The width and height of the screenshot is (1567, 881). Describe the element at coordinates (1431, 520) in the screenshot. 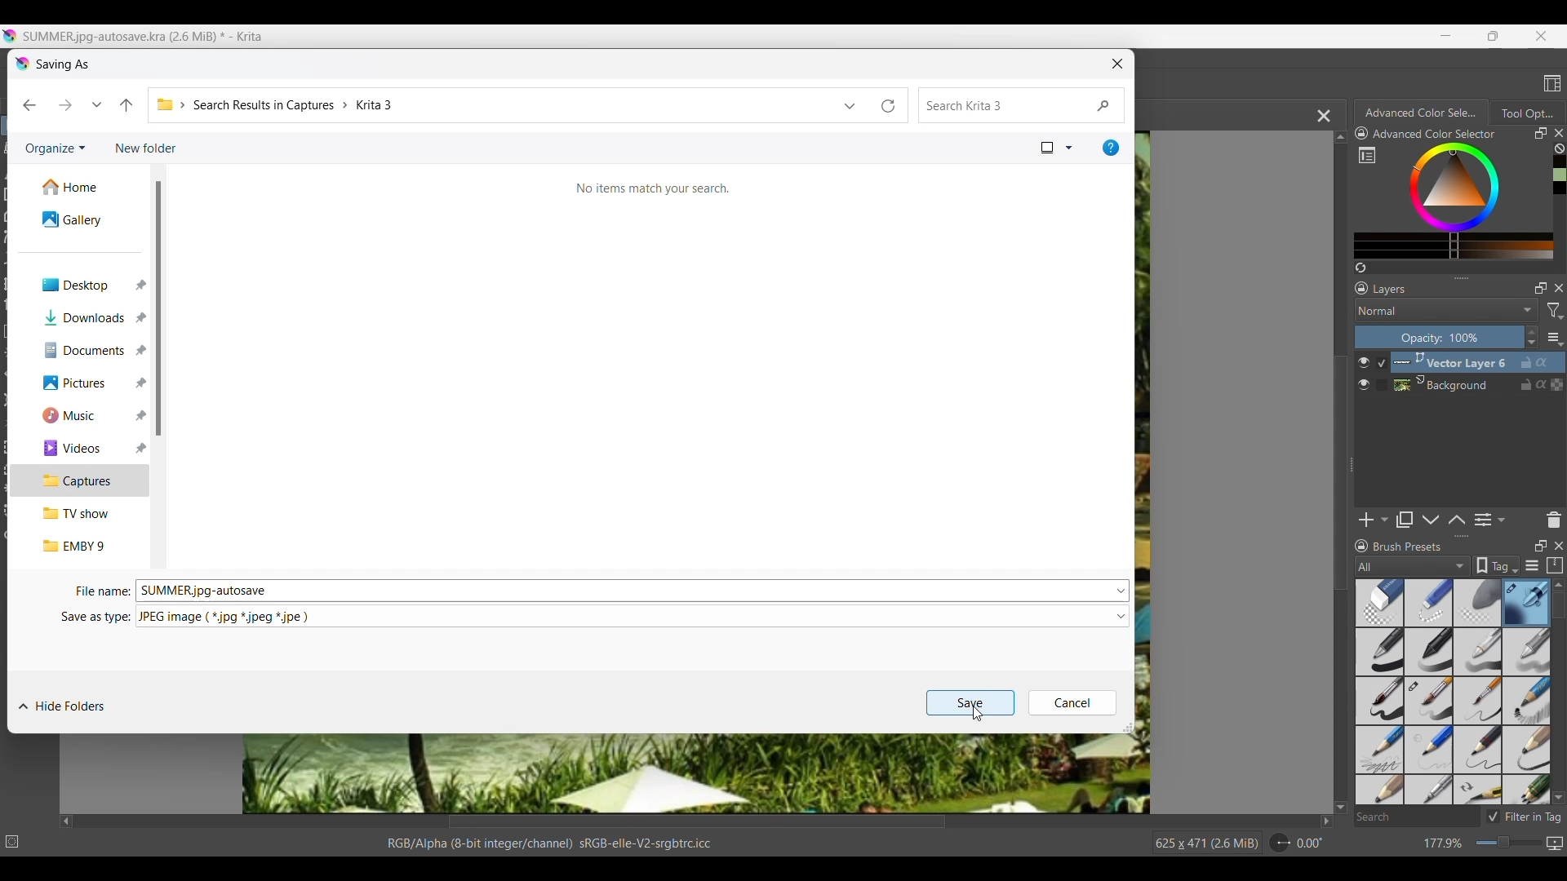

I see `Move layer/mask down` at that location.